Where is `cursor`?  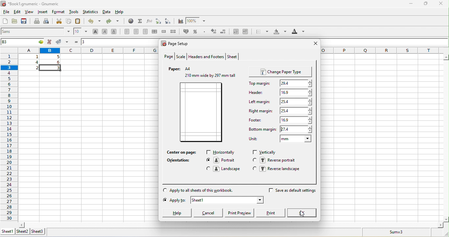
cursor is located at coordinates (302, 215).